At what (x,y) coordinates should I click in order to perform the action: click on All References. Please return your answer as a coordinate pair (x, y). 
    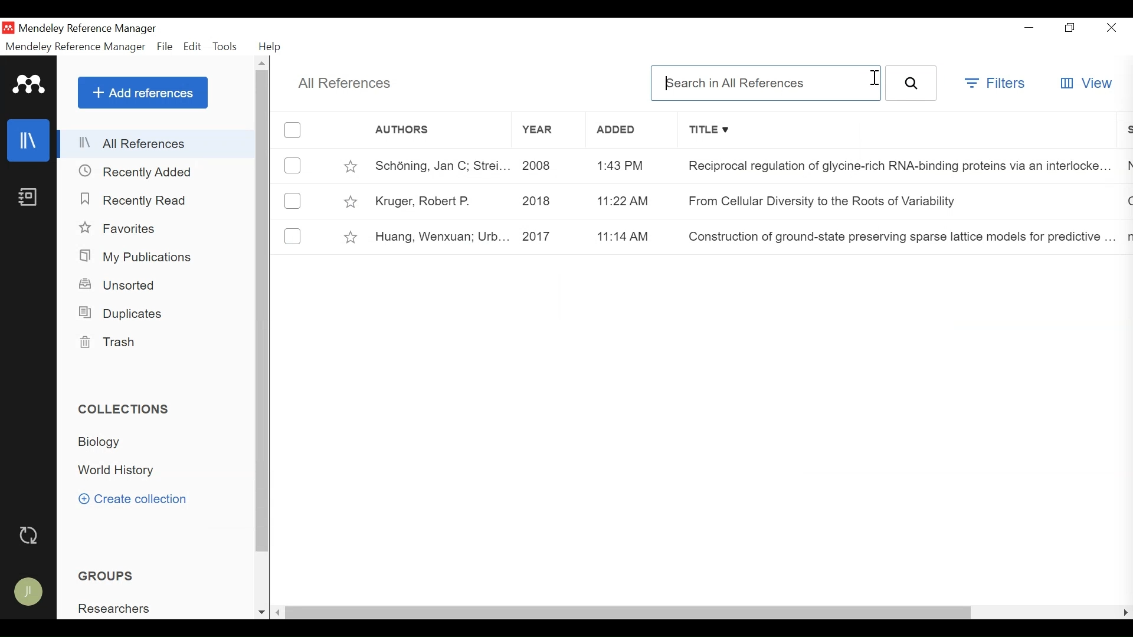
    Looking at the image, I should click on (346, 84).